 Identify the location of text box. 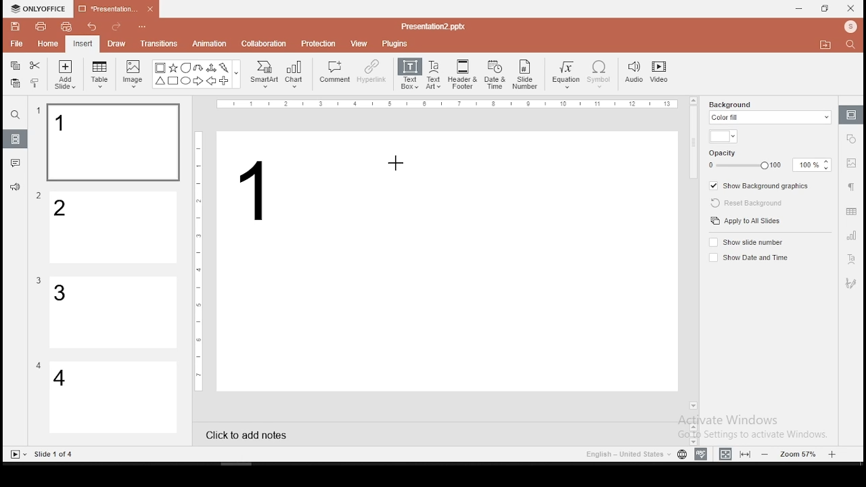
(409, 73).